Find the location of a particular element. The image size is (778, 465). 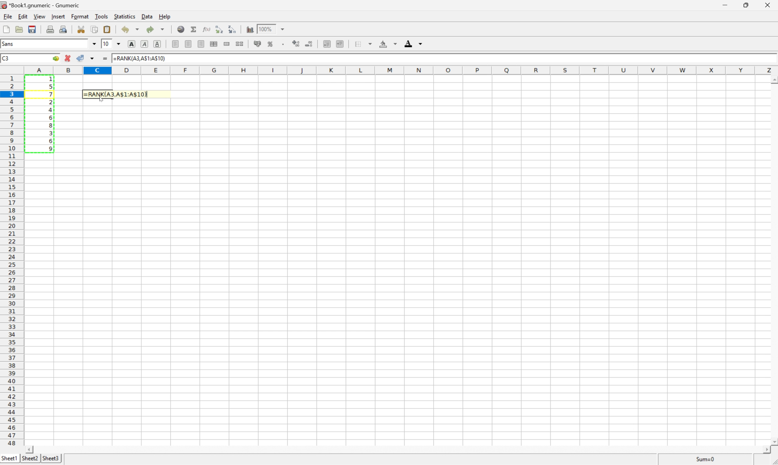

enter formula is located at coordinates (107, 59).